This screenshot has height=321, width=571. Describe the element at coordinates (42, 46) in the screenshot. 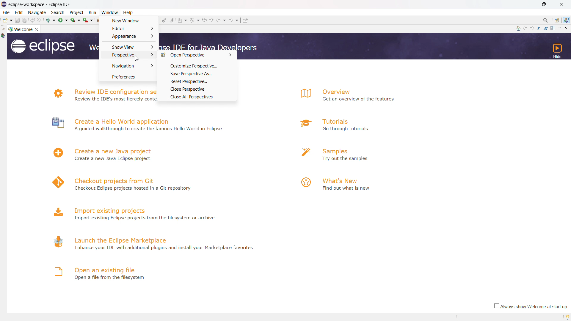

I see `logo` at that location.